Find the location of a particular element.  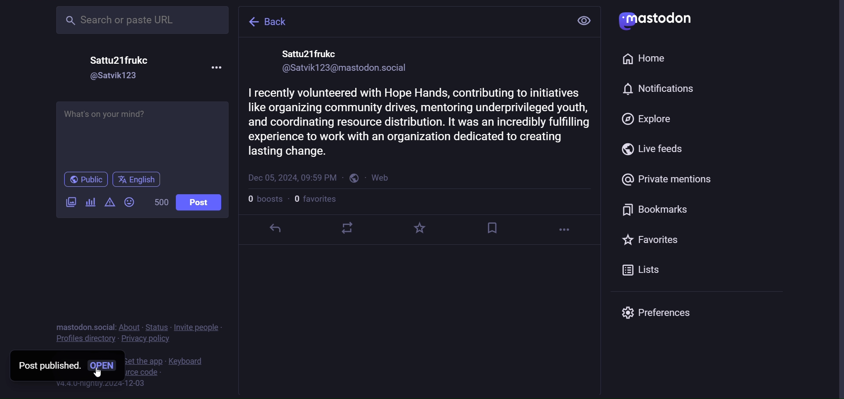

english is located at coordinates (139, 179).